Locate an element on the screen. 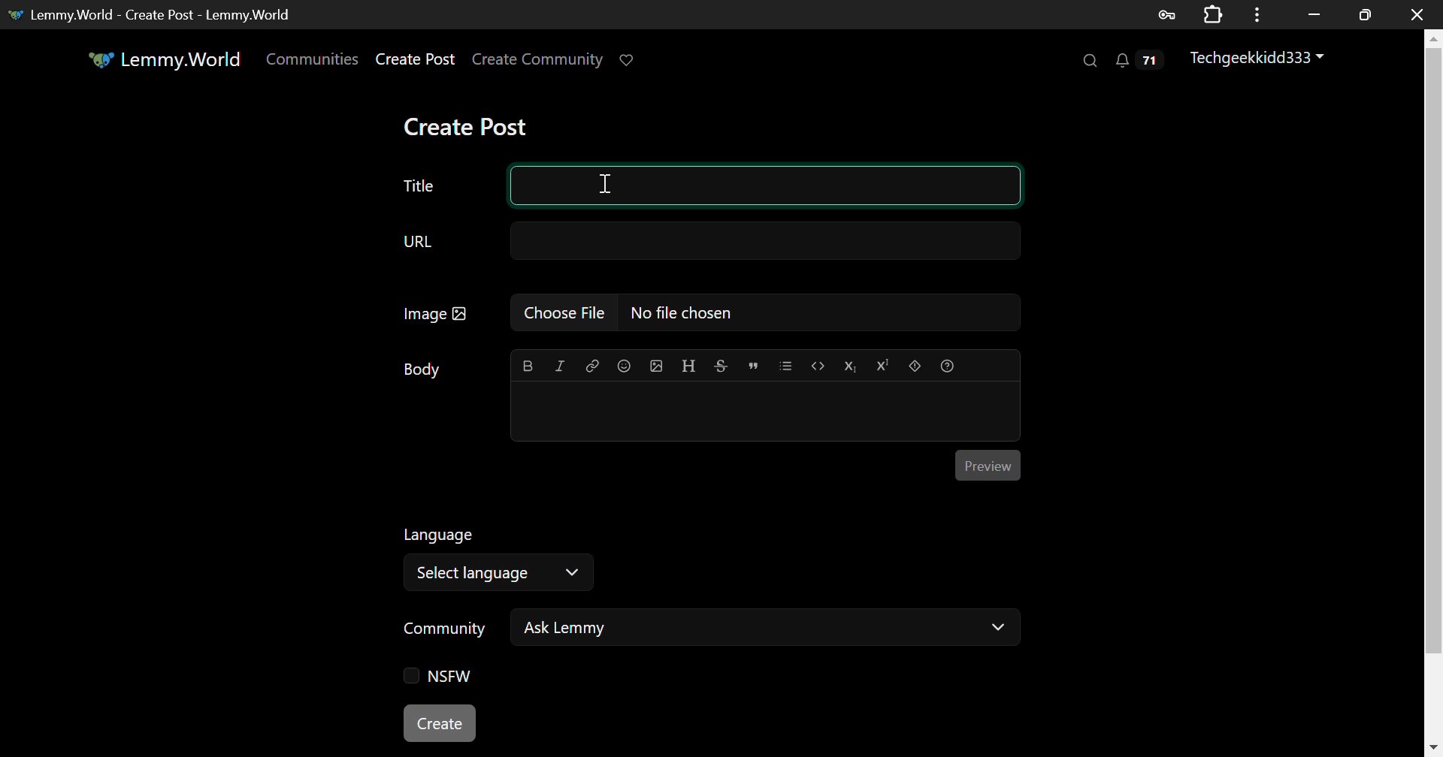 The height and width of the screenshot is (757, 1443). Bold is located at coordinates (528, 366).